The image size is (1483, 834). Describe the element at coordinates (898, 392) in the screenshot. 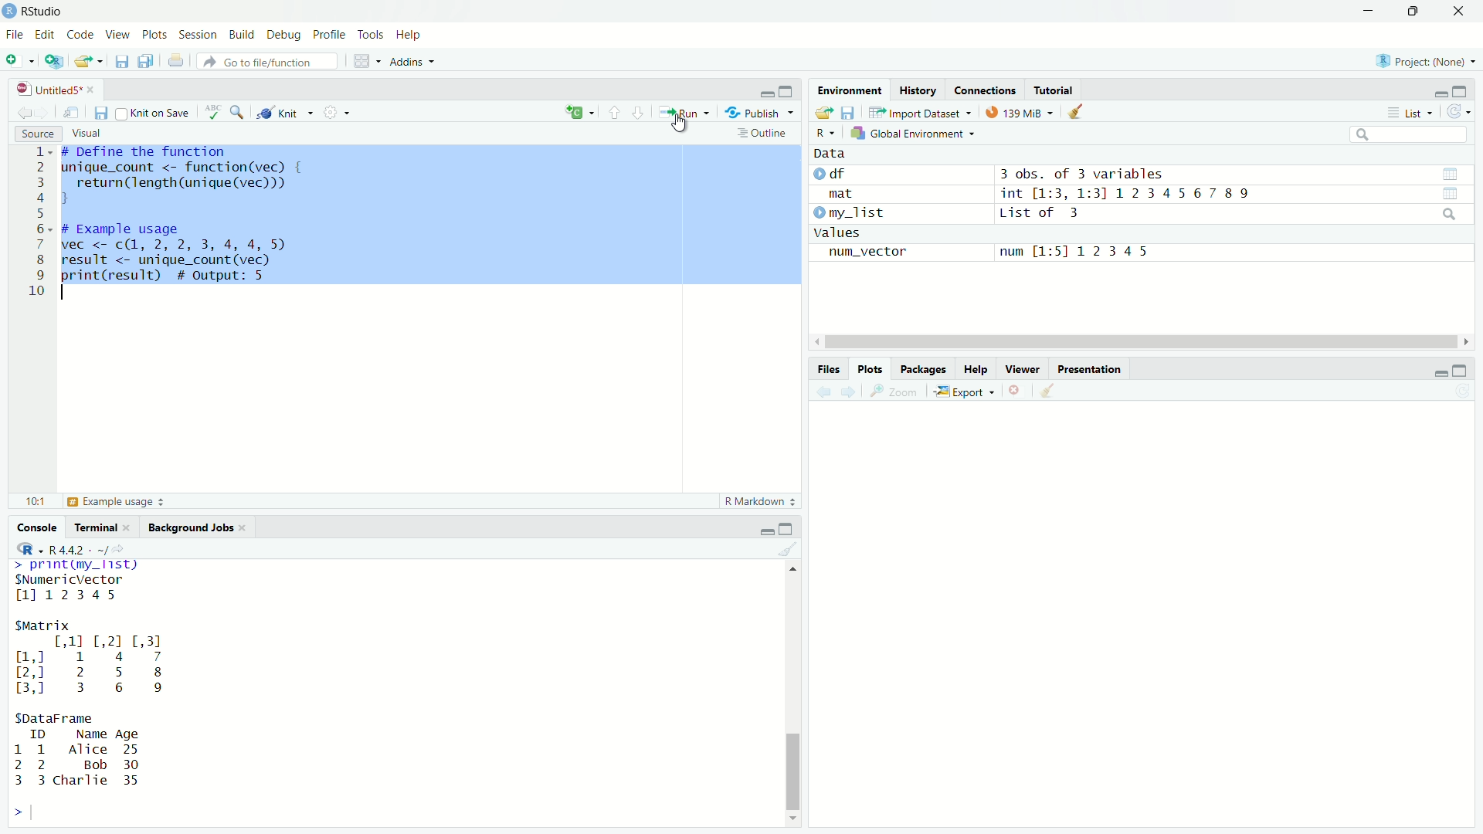

I see `Zoom` at that location.